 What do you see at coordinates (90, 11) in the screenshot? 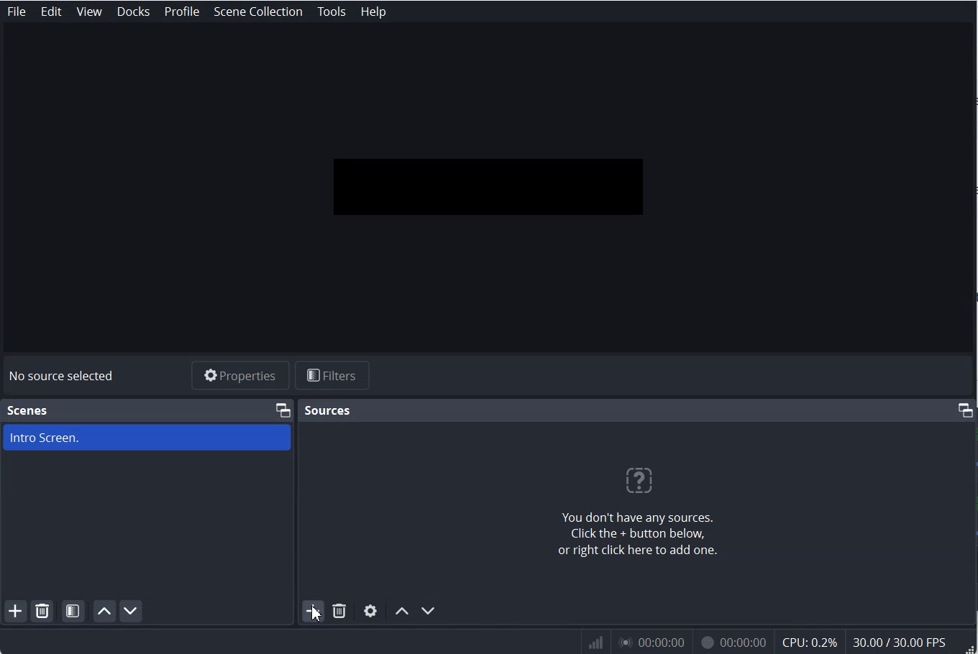
I see `View` at bounding box center [90, 11].